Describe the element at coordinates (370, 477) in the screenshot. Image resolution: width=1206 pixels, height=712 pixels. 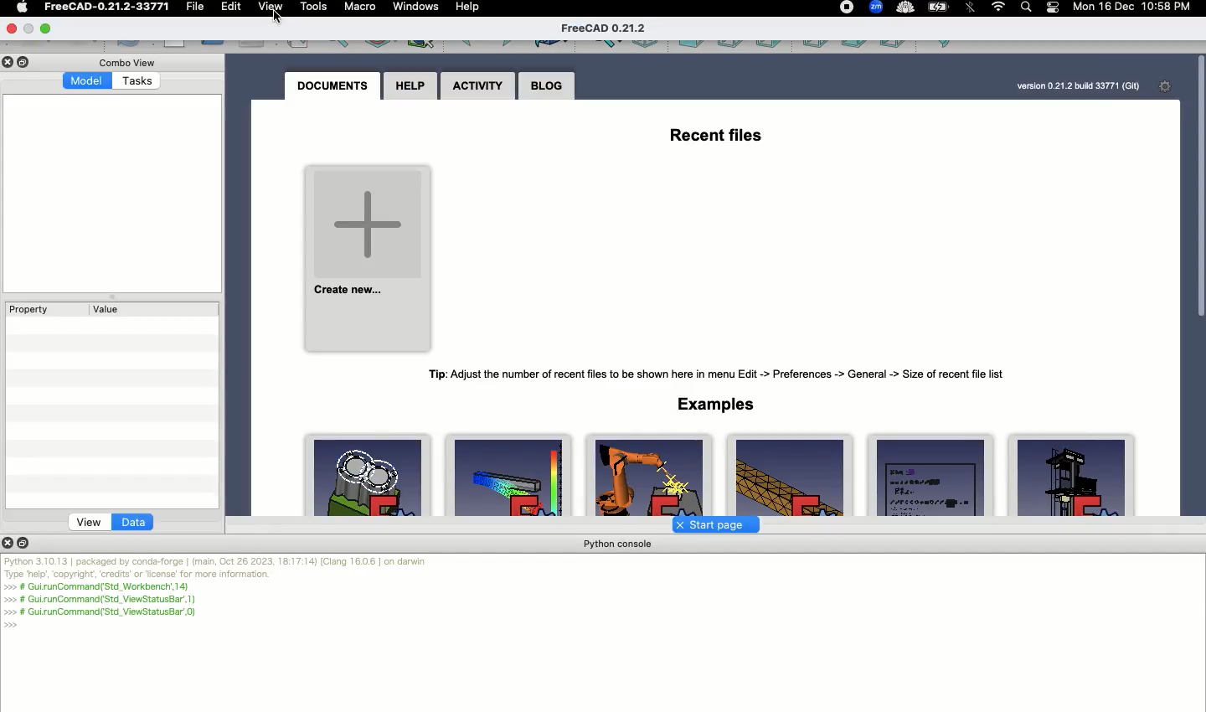
I see `EngineBlock.FCStd Werner Mayer 78Kb` at that location.